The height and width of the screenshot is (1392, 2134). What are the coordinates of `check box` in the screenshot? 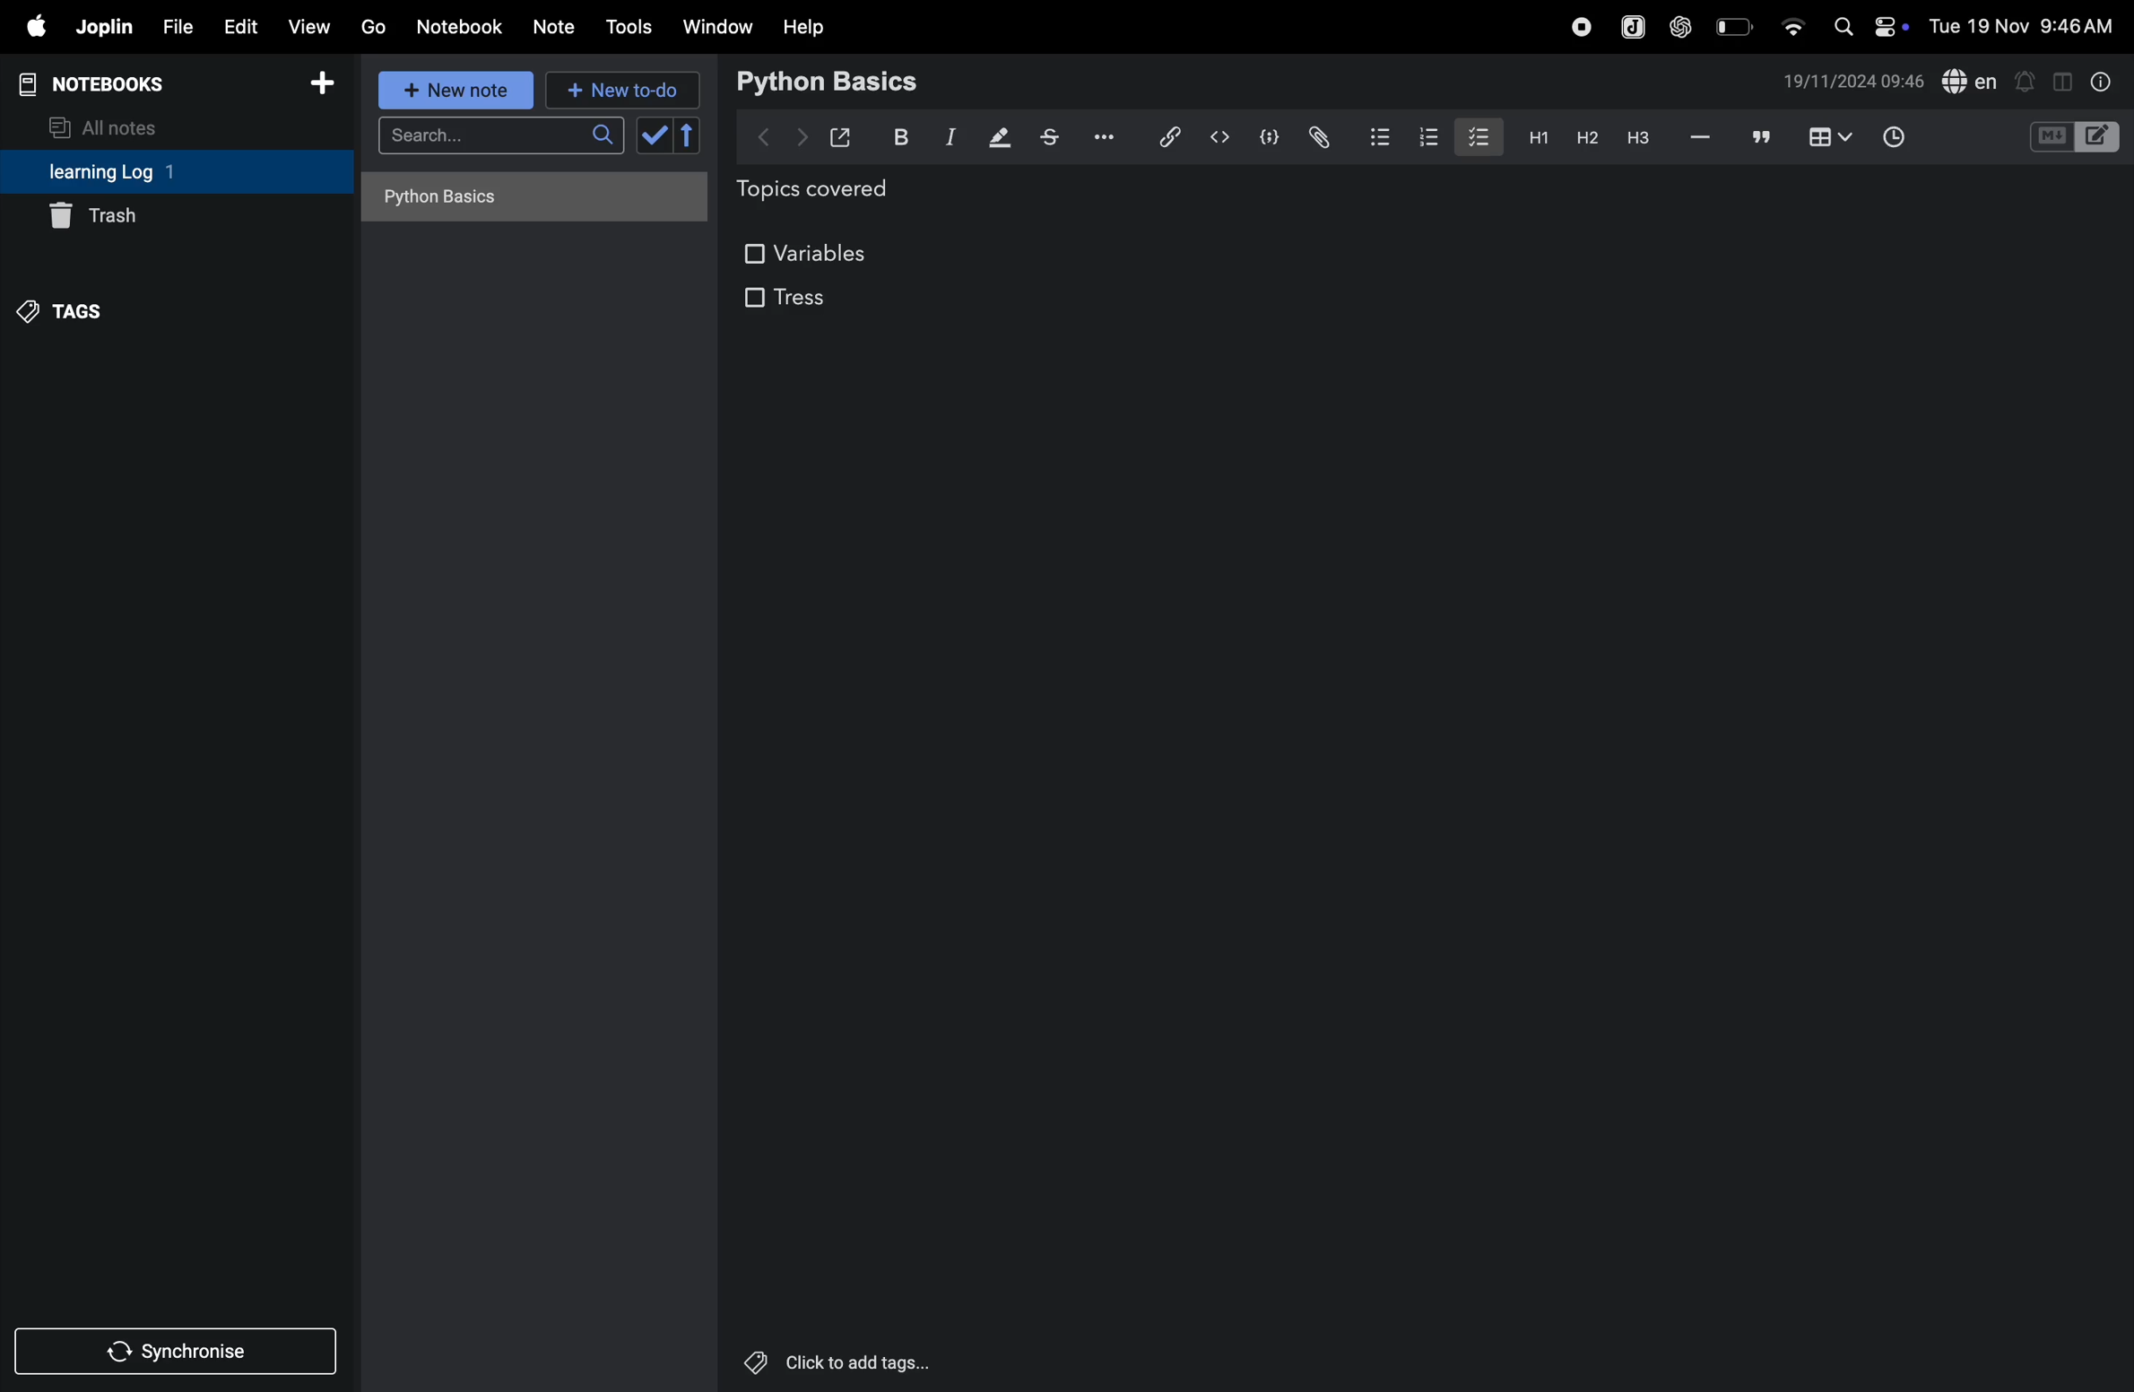 It's located at (672, 135).